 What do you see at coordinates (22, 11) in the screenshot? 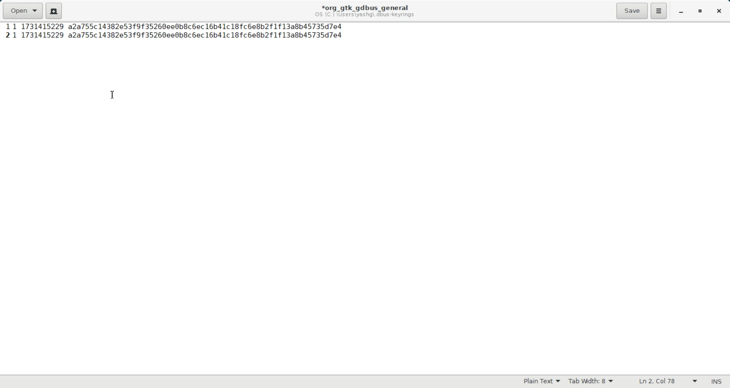
I see `Open a file` at bounding box center [22, 11].